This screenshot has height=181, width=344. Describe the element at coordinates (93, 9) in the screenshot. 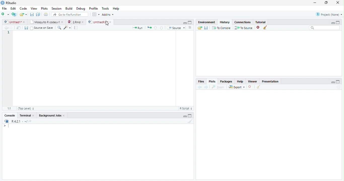

I see `Profile` at that location.